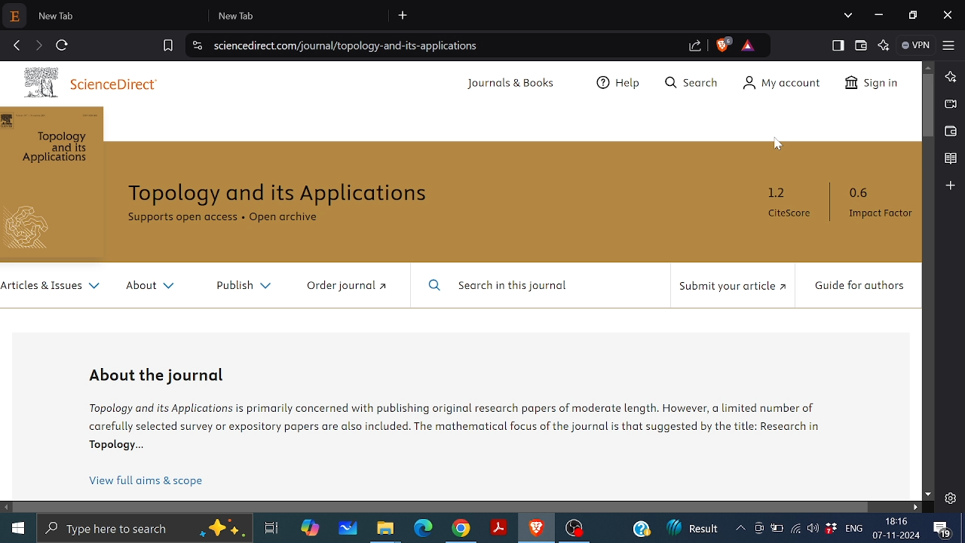  What do you see at coordinates (748, 45) in the screenshot?
I see `Brave rewards` at bounding box center [748, 45].